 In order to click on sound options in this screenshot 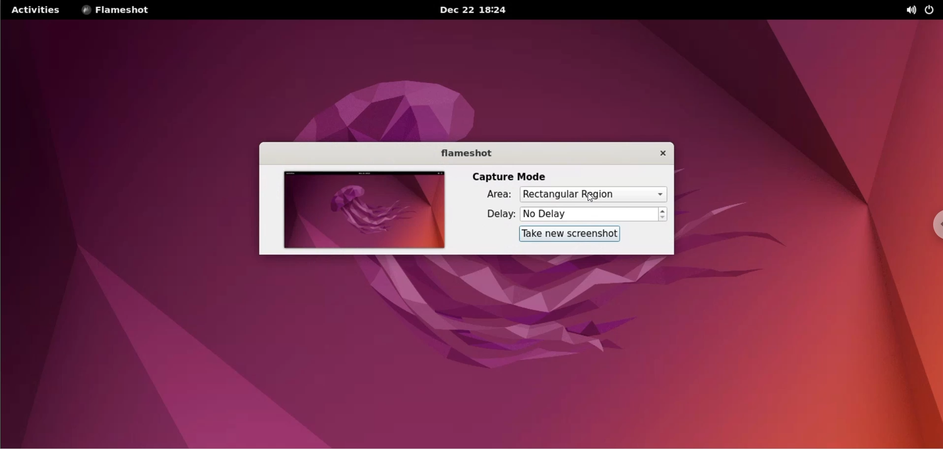, I will do `click(909, 10)`.